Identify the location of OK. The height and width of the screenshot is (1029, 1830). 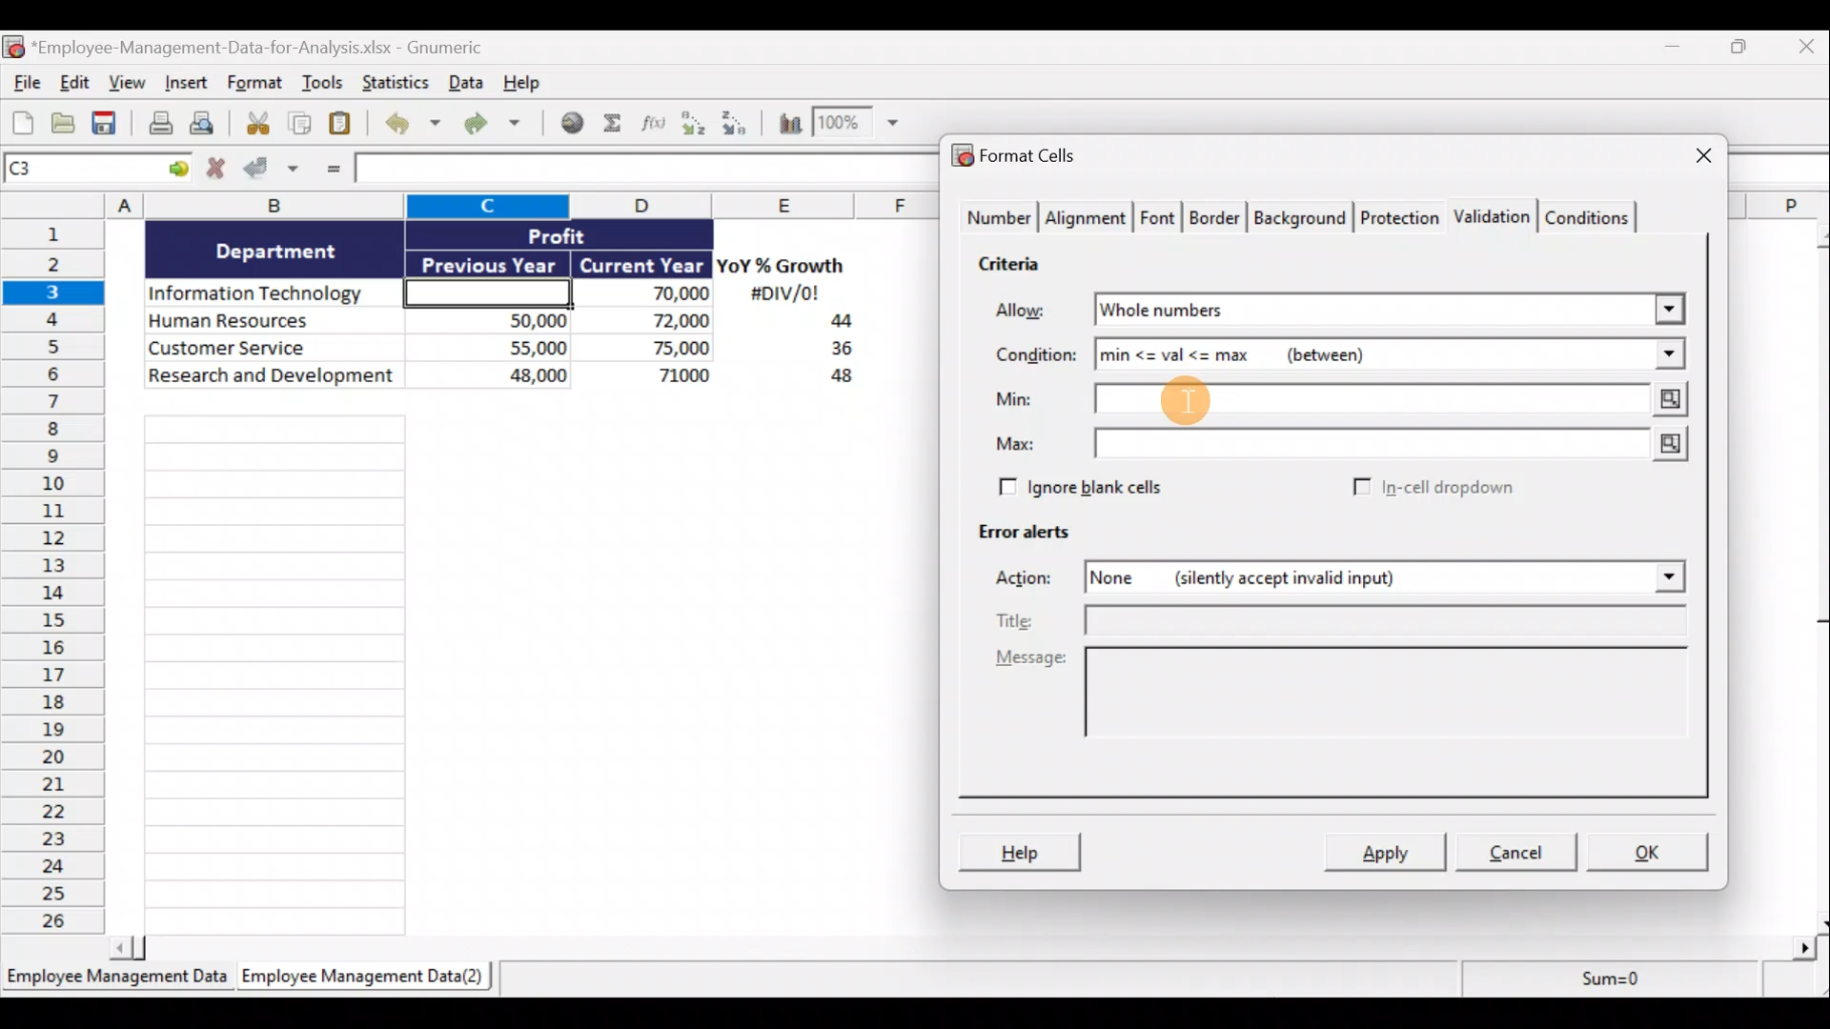
(1649, 850).